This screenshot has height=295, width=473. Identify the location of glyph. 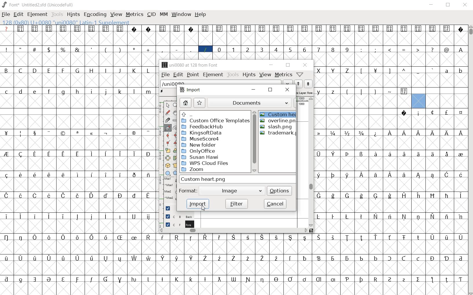
(21, 175).